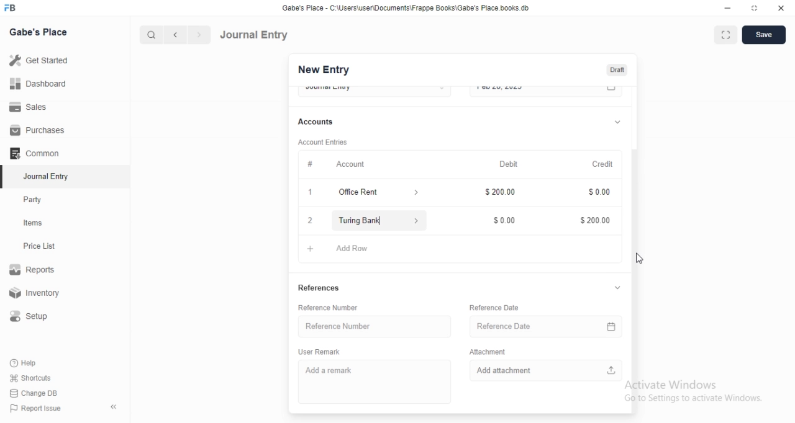  What do you see at coordinates (35, 200) in the screenshot?
I see `Party` at bounding box center [35, 200].